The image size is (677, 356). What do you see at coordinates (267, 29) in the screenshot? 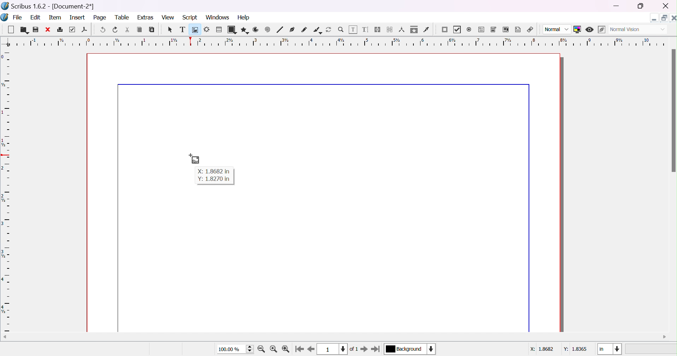
I see `spiral` at bounding box center [267, 29].